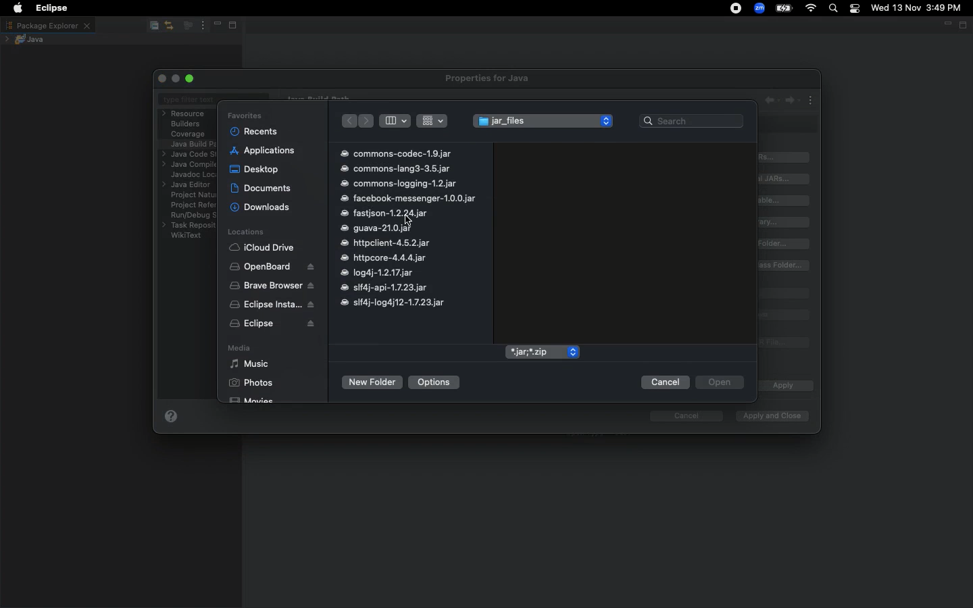 Image resolution: width=973 pixels, height=608 pixels. I want to click on Brave browser, so click(272, 286).